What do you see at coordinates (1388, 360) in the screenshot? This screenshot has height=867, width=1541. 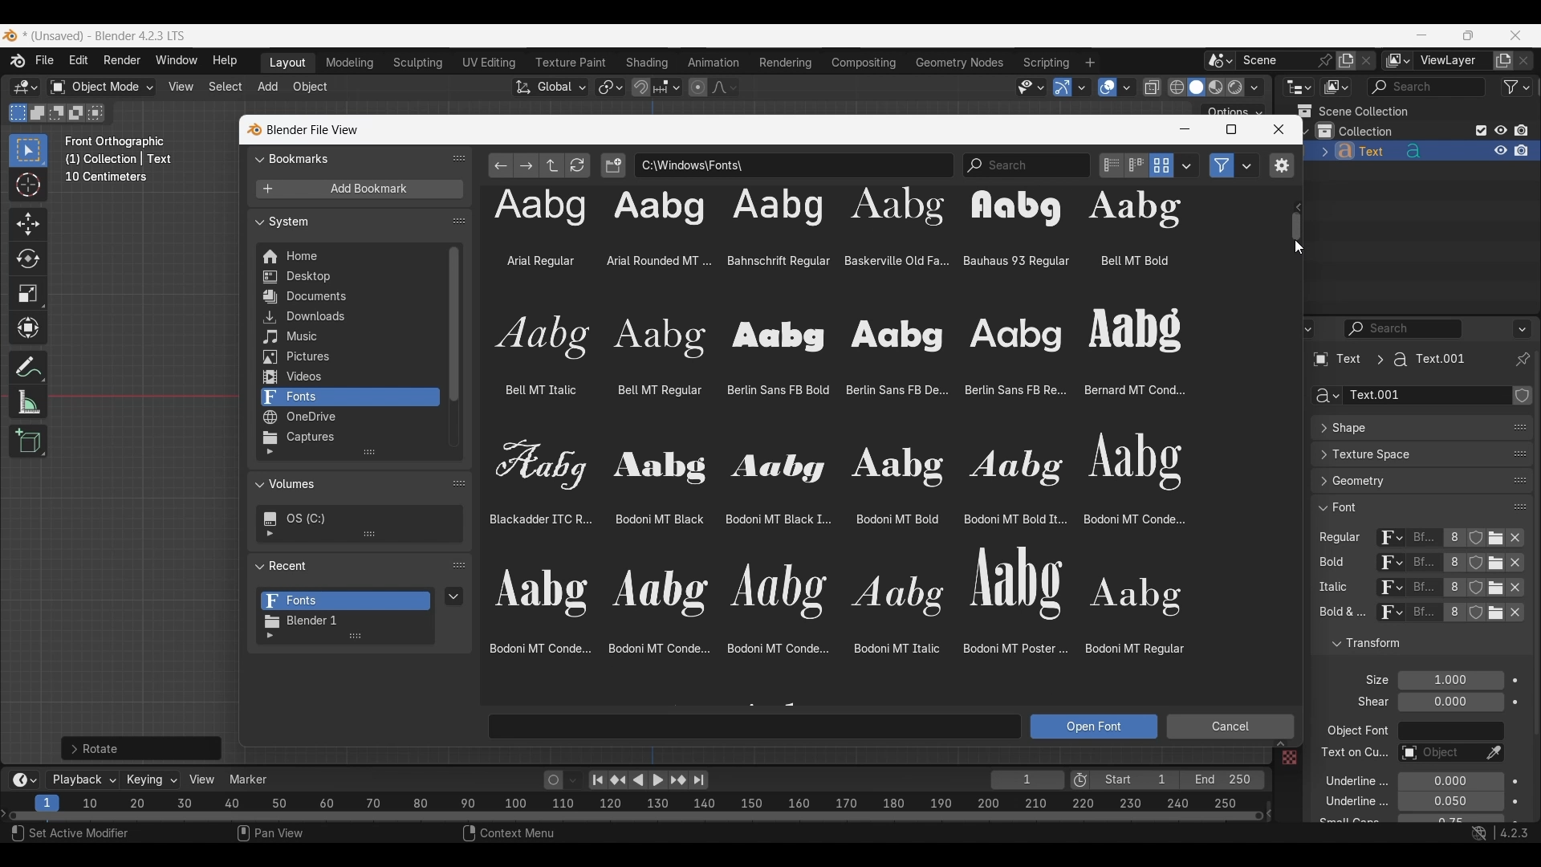 I see `Pathway of current panel changed` at bounding box center [1388, 360].